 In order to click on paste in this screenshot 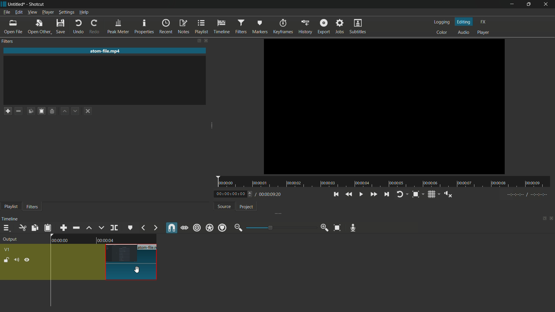, I will do `click(31, 111)`.